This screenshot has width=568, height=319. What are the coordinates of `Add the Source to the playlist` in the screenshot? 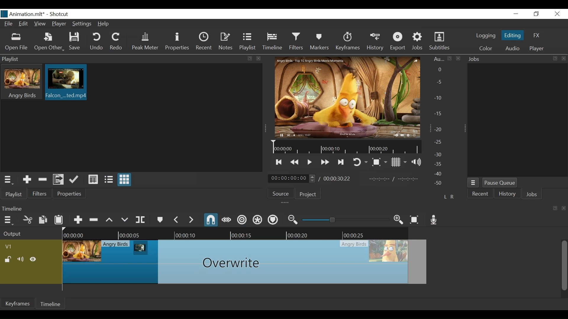 It's located at (26, 179).